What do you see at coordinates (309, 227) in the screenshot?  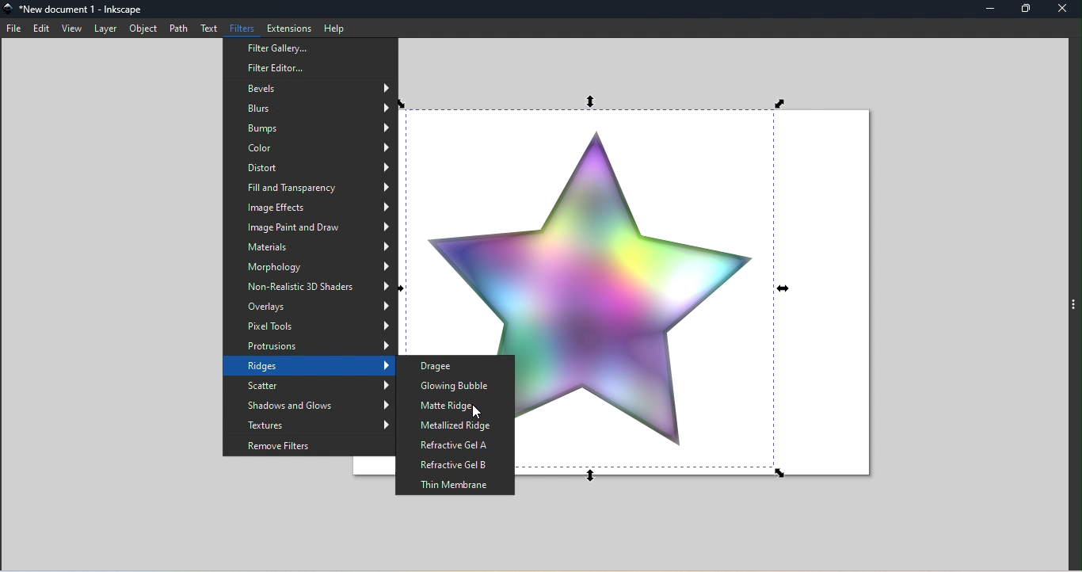 I see `Image Print and Draw` at bounding box center [309, 227].